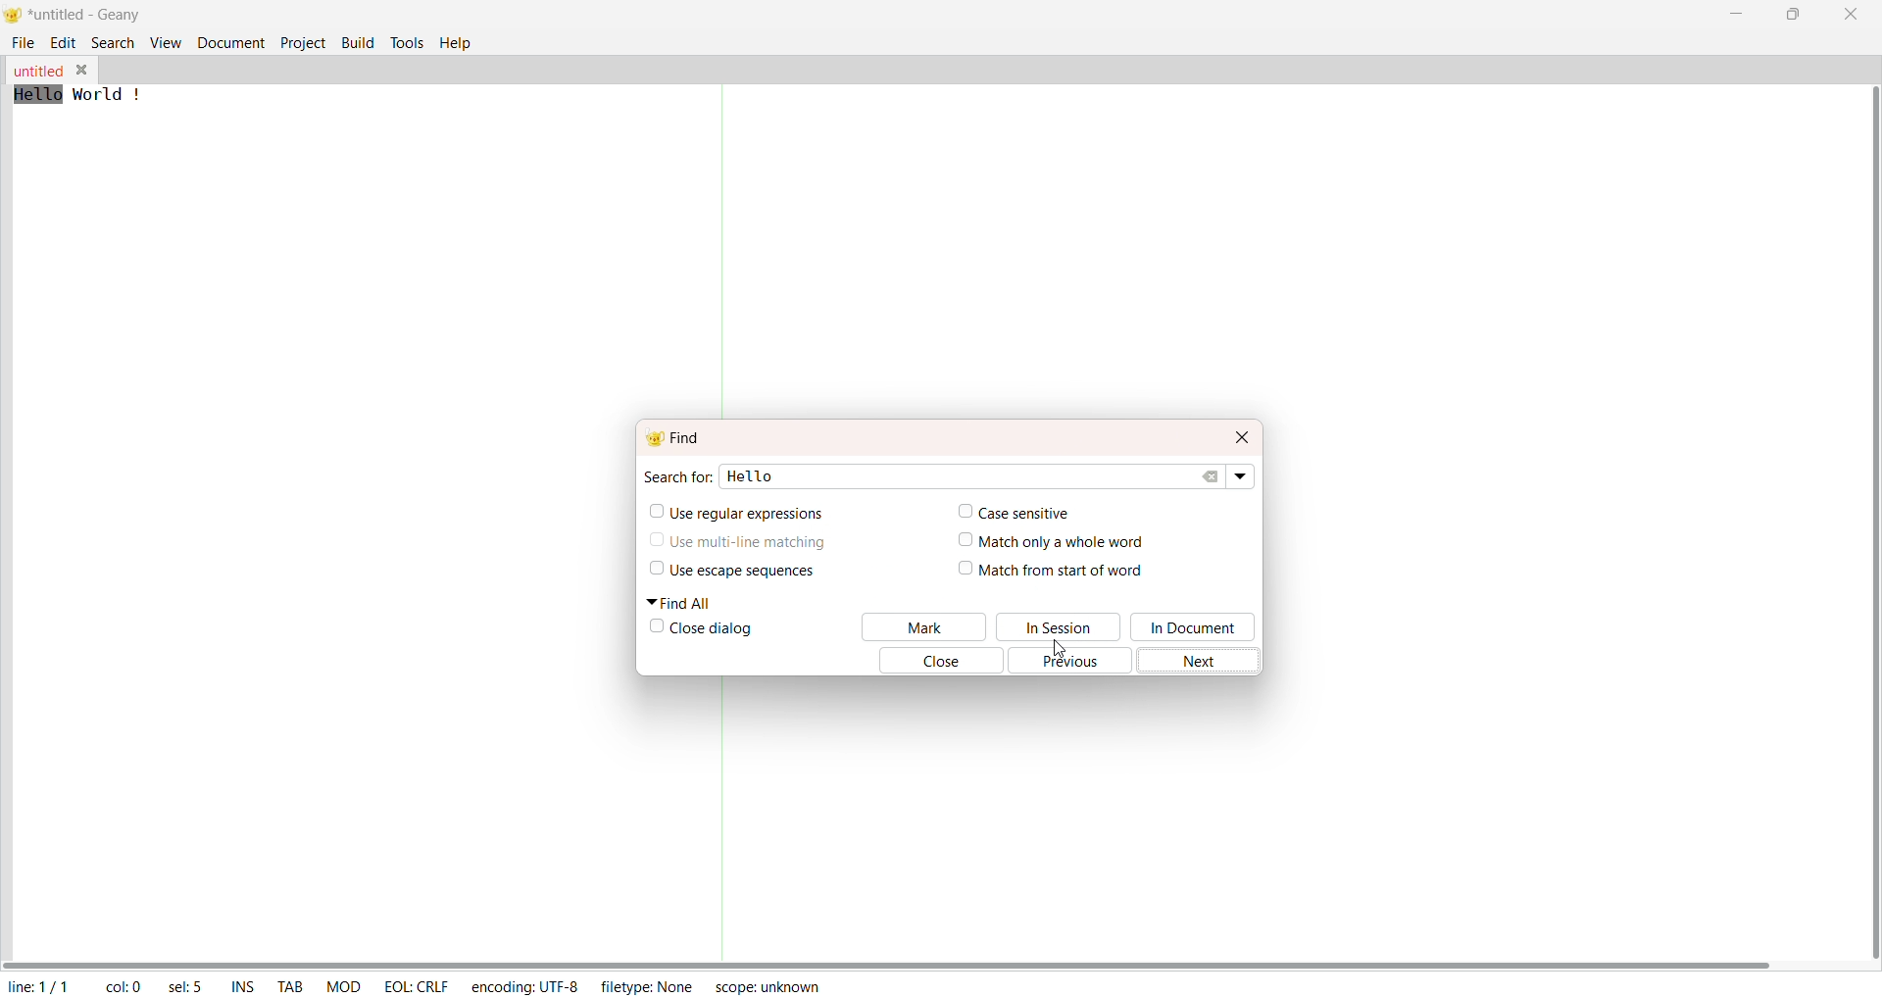 The height and width of the screenshot is (998, 1882). Describe the element at coordinates (654, 628) in the screenshot. I see `Check box` at that location.